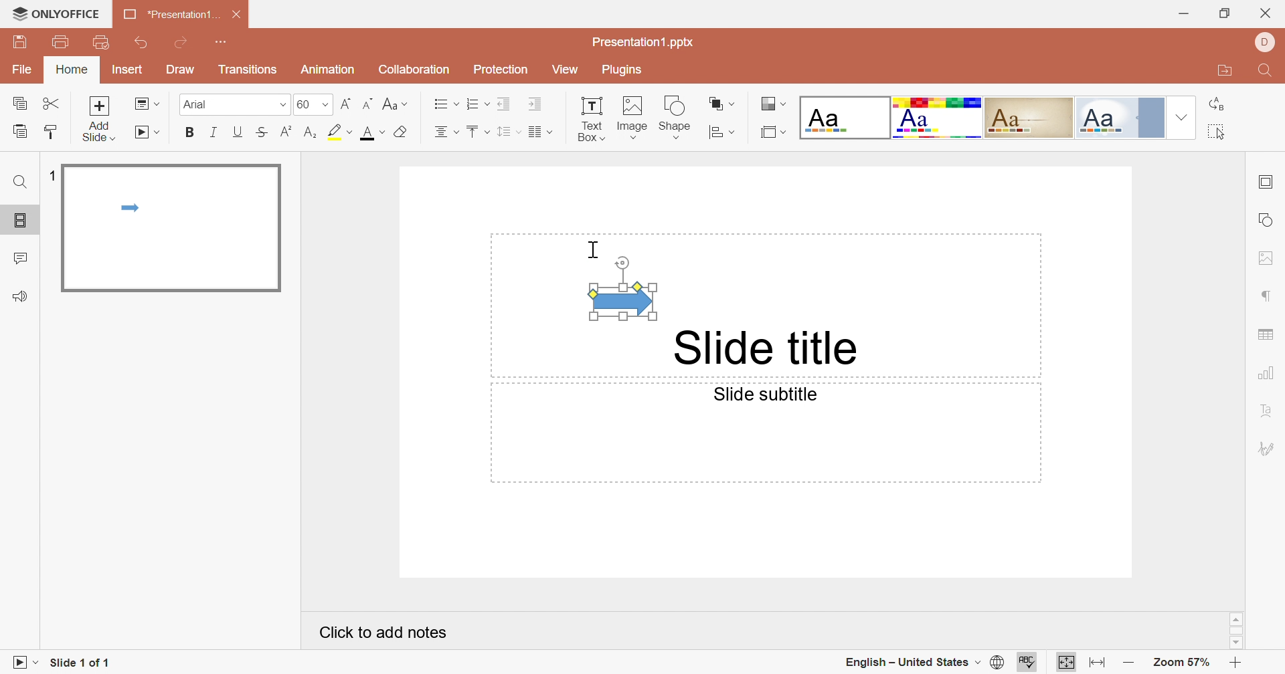 The height and width of the screenshot is (674, 1285). What do you see at coordinates (442, 102) in the screenshot?
I see `Bullets` at bounding box center [442, 102].